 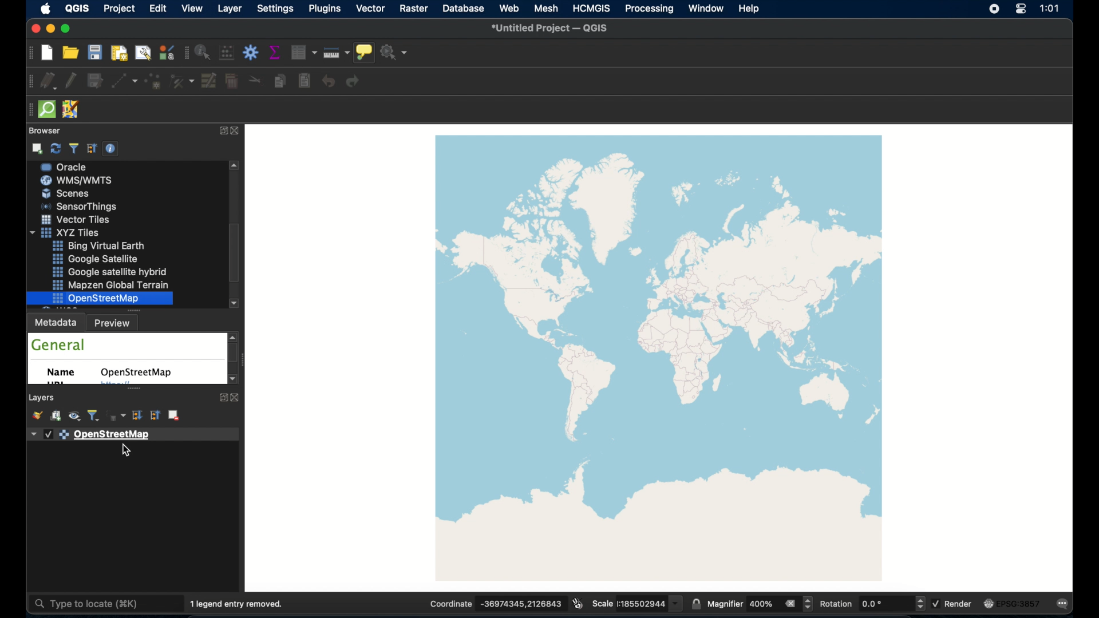 What do you see at coordinates (52, 29) in the screenshot?
I see `minimize` at bounding box center [52, 29].